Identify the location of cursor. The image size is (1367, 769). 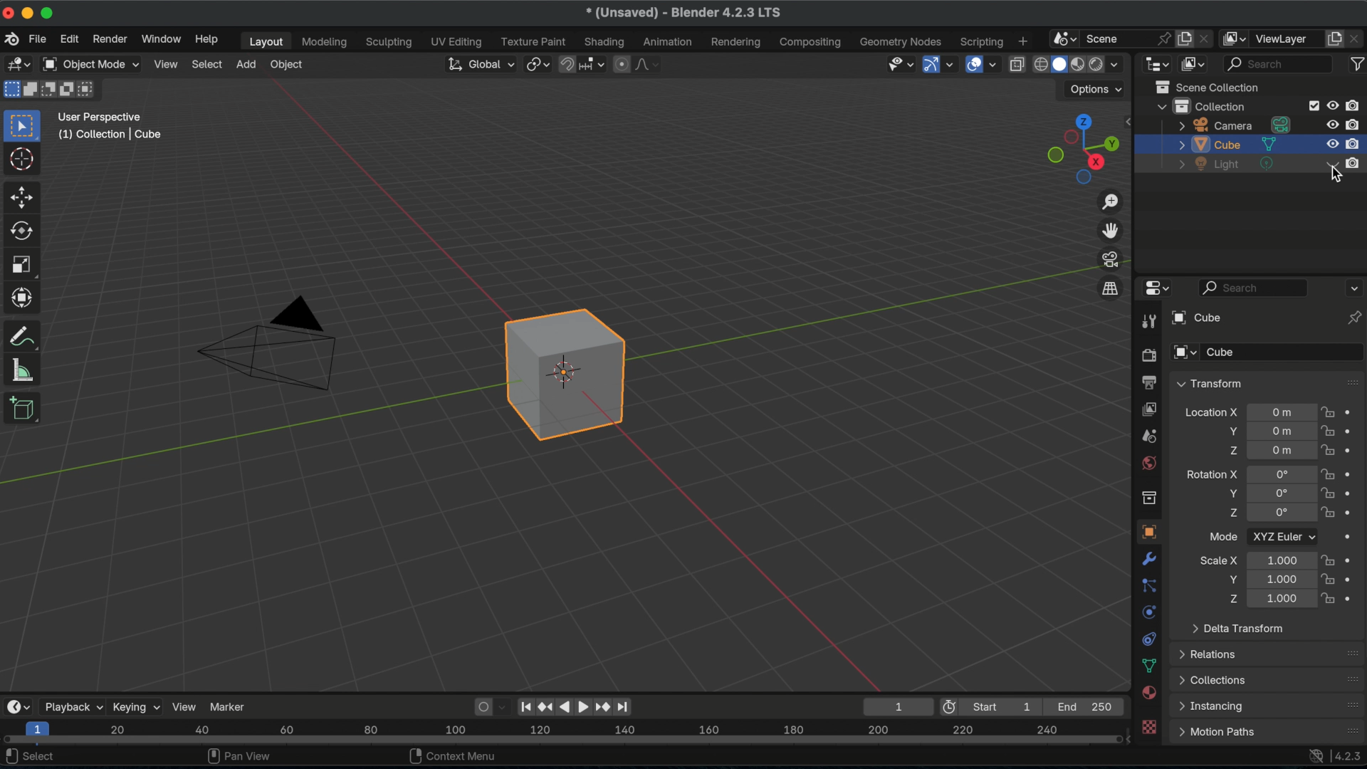
(21, 159).